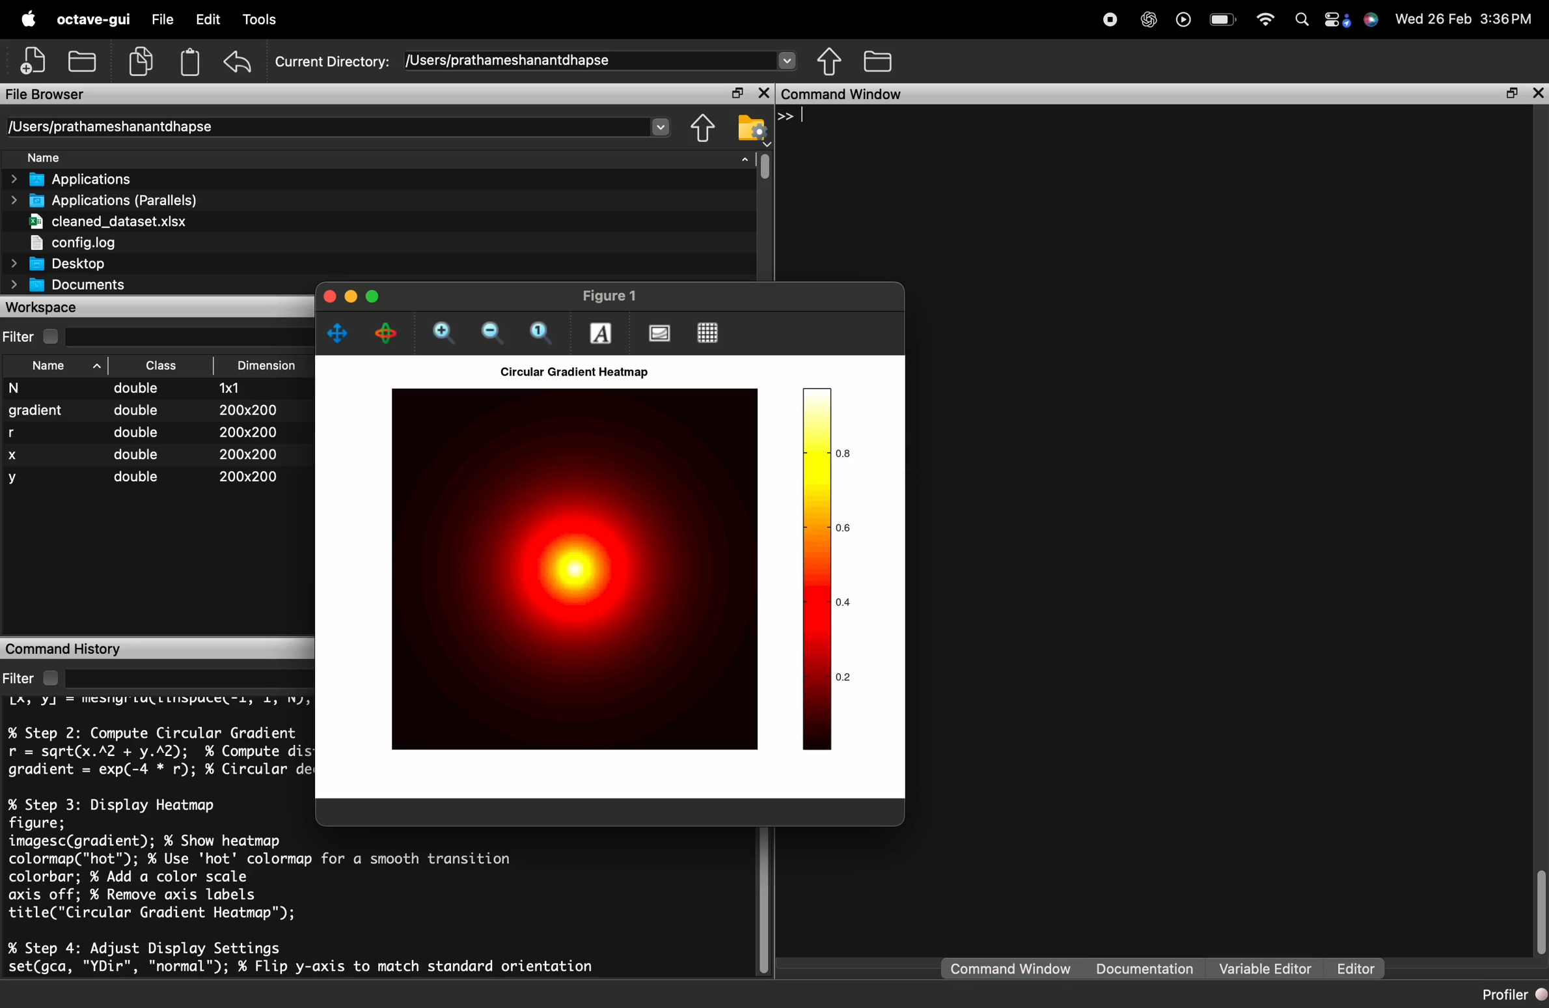 The image size is (1549, 1008). Describe the element at coordinates (1508, 19) in the screenshot. I see `3:36 PM` at that location.